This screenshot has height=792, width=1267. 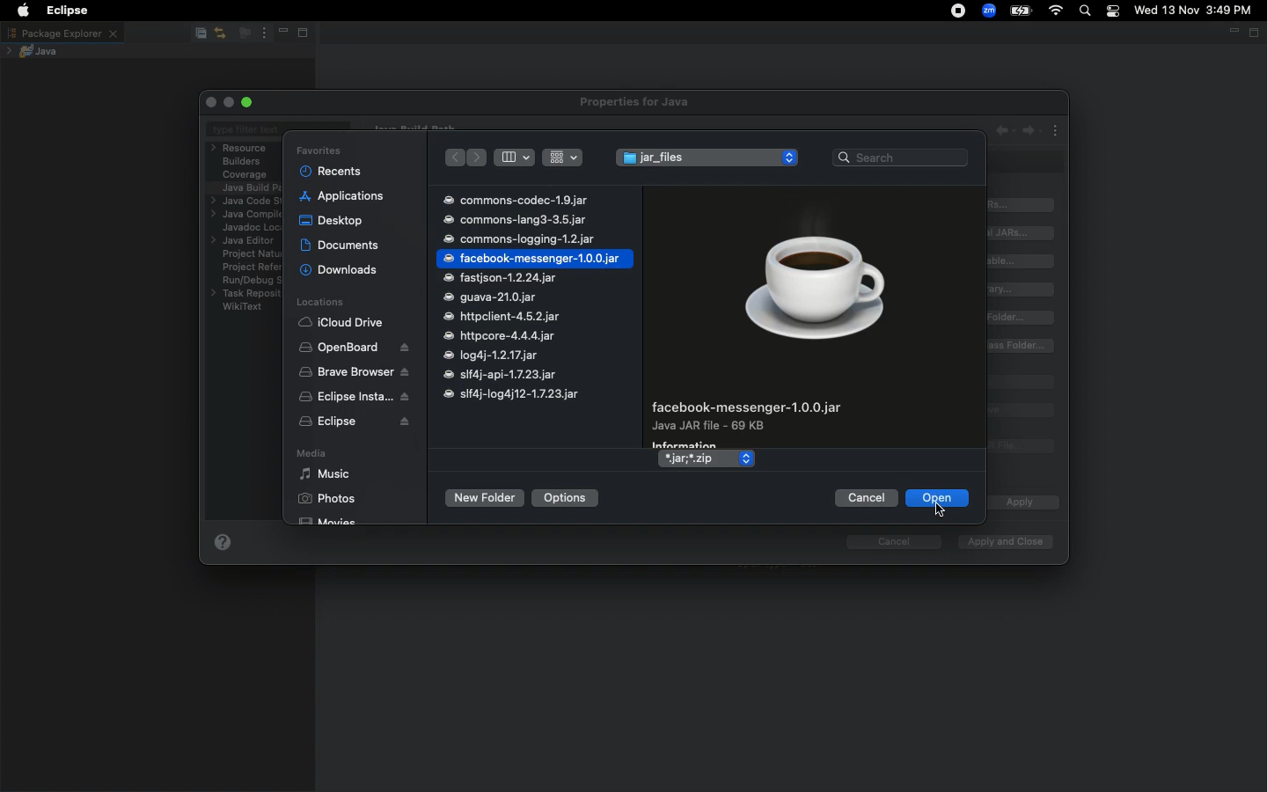 I want to click on Add library, so click(x=1024, y=290).